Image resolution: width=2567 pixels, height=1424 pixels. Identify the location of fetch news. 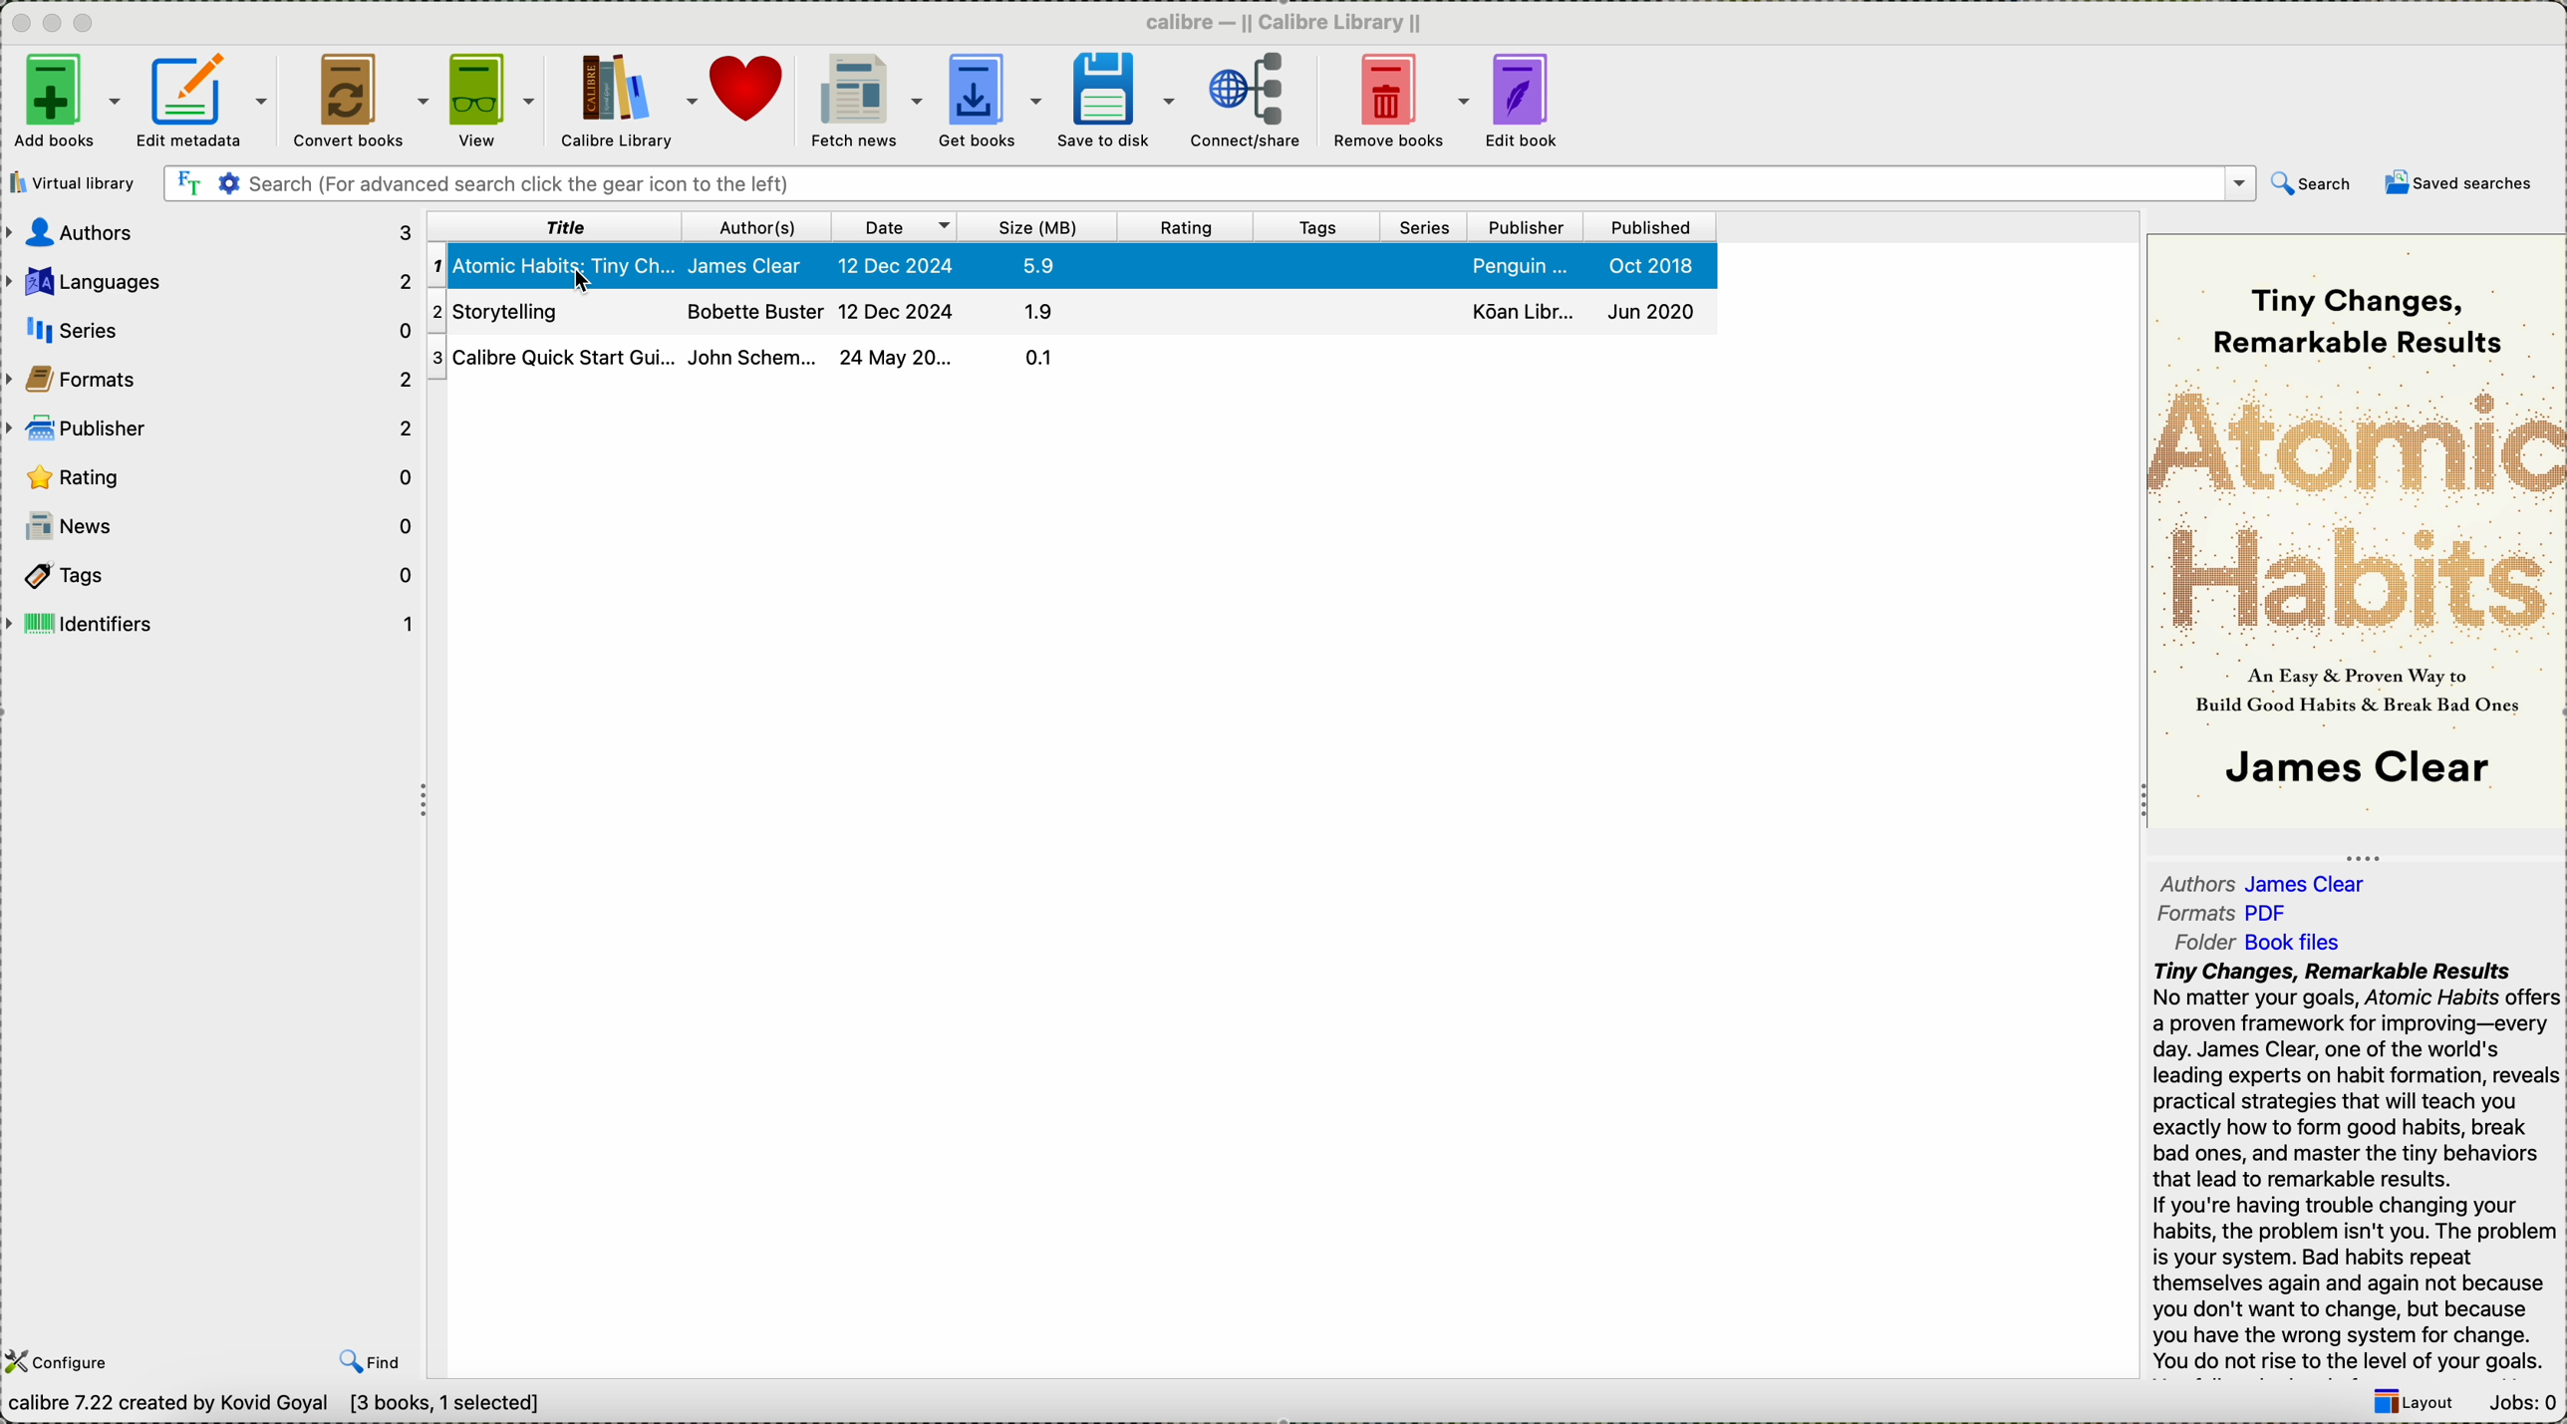
(863, 102).